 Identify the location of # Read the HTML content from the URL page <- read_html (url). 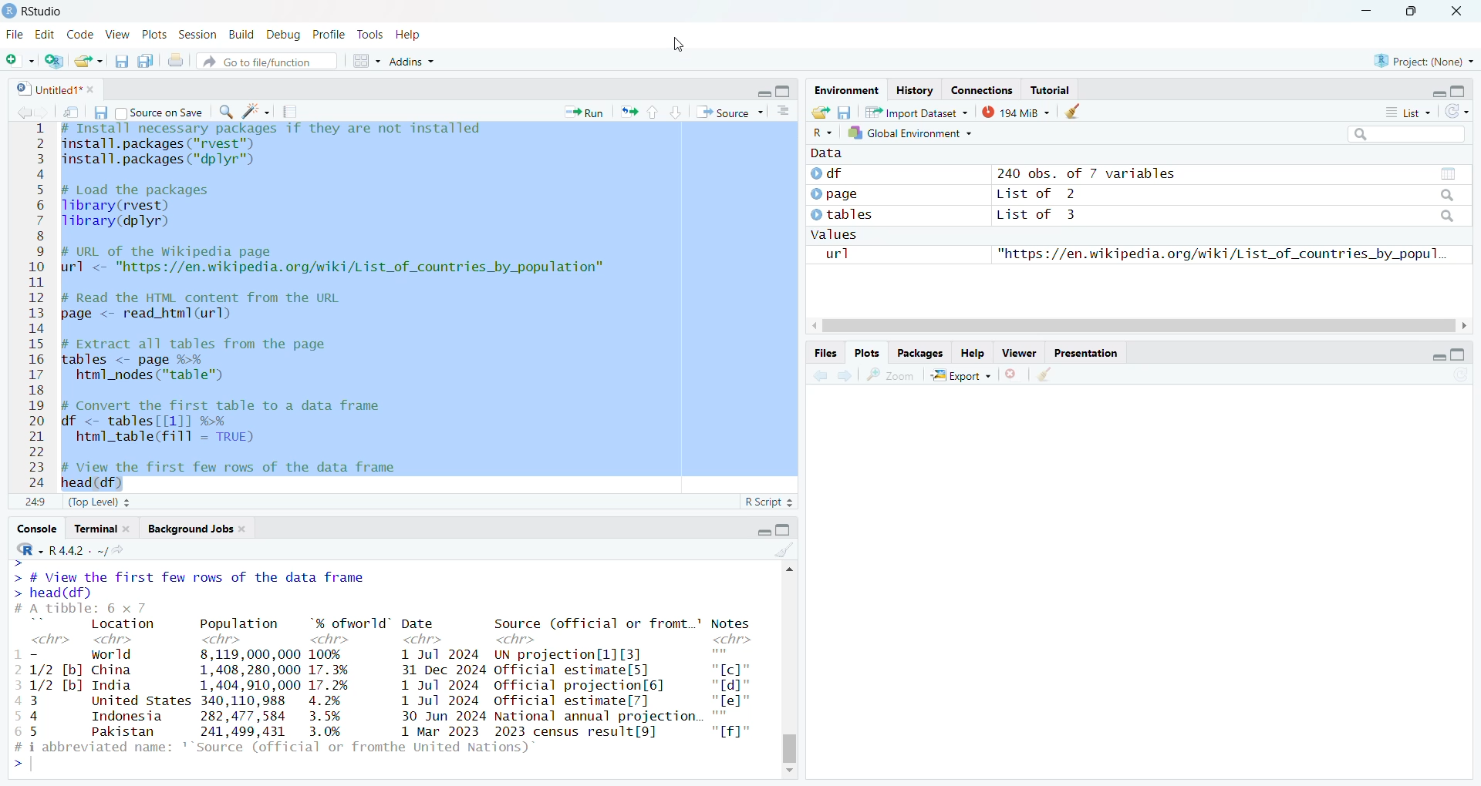
(211, 307).